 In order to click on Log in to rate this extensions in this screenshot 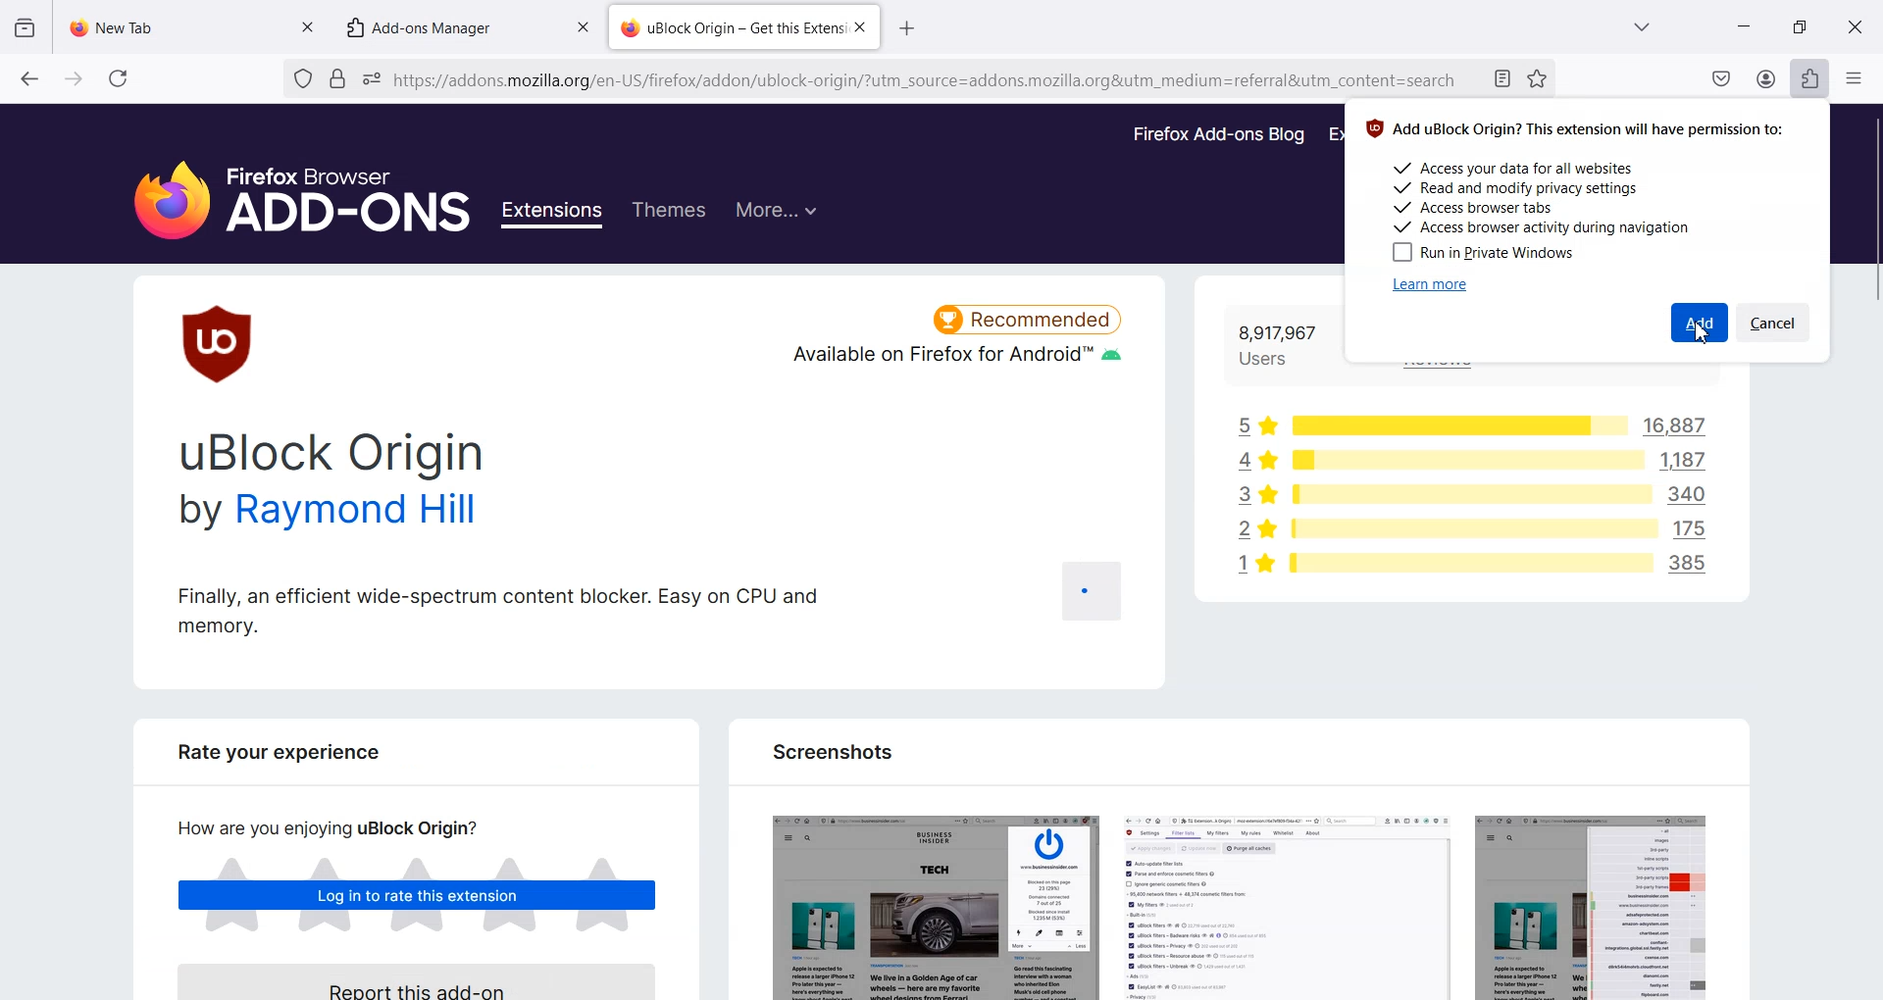, I will do `click(418, 897)`.